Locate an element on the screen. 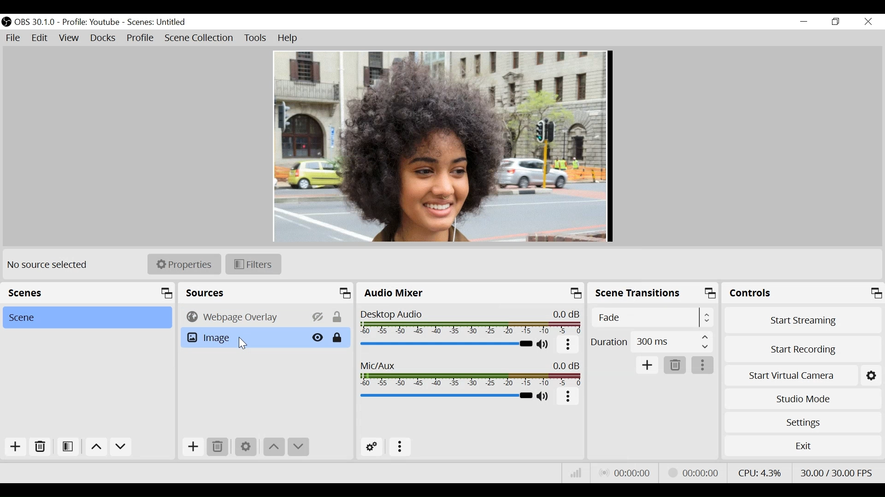 The width and height of the screenshot is (885, 497). Cursor is located at coordinates (244, 344).